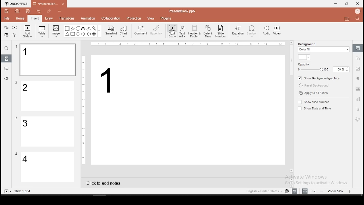 This screenshot has width=364, height=205. I want to click on spell check, so click(295, 191).